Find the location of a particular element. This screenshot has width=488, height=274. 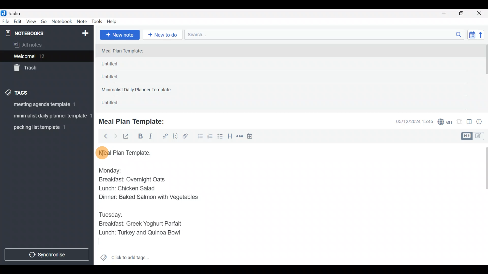

Help is located at coordinates (114, 21).